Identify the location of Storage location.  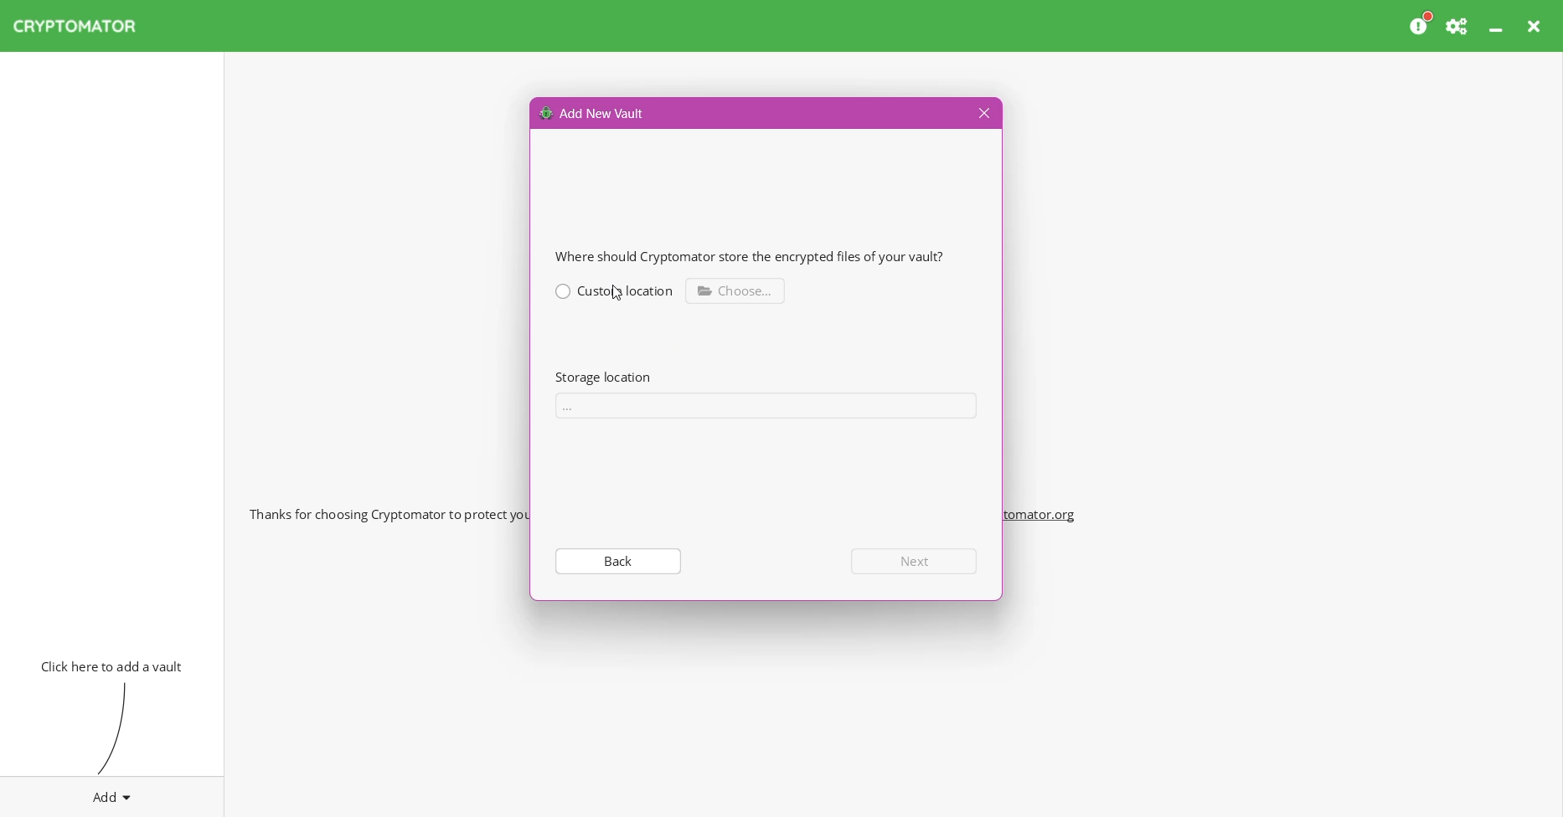
(602, 377).